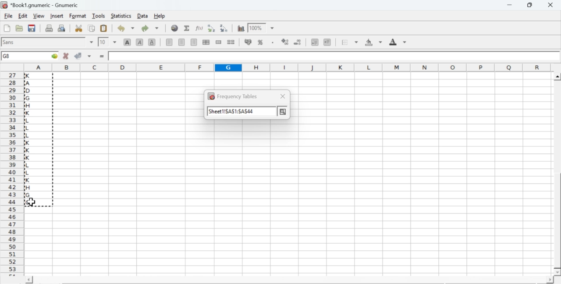 This screenshot has height=284, width=561. I want to click on save current workbook, so click(32, 28).